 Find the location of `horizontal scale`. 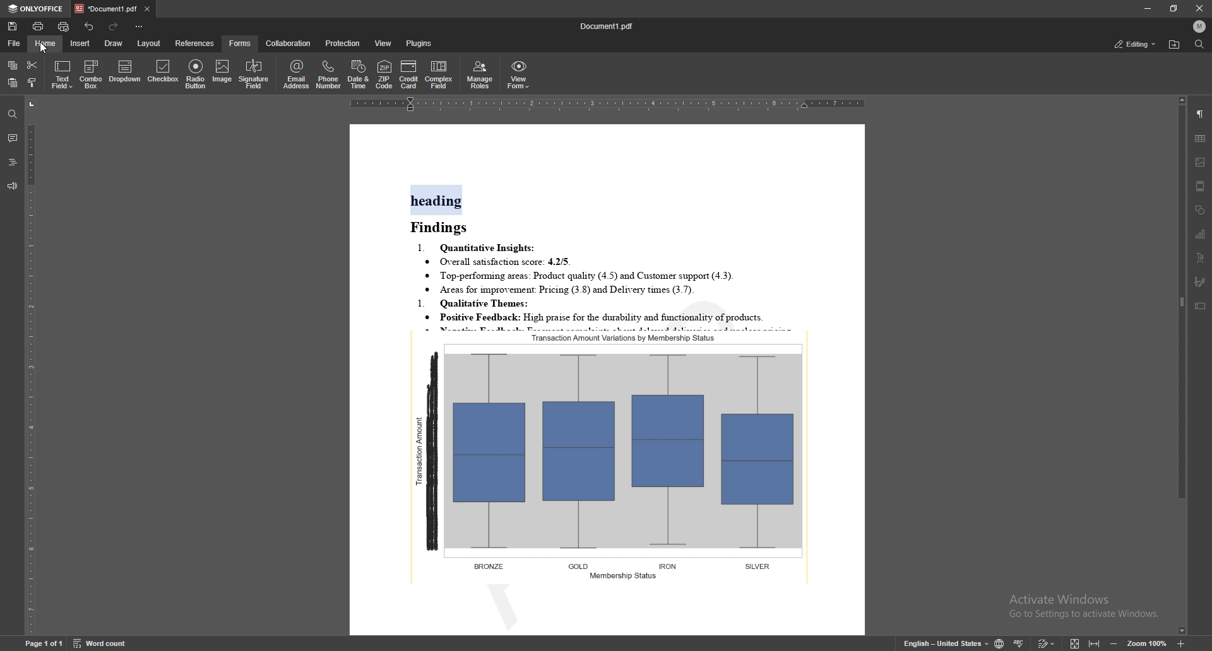

horizontal scale is located at coordinates (608, 105).